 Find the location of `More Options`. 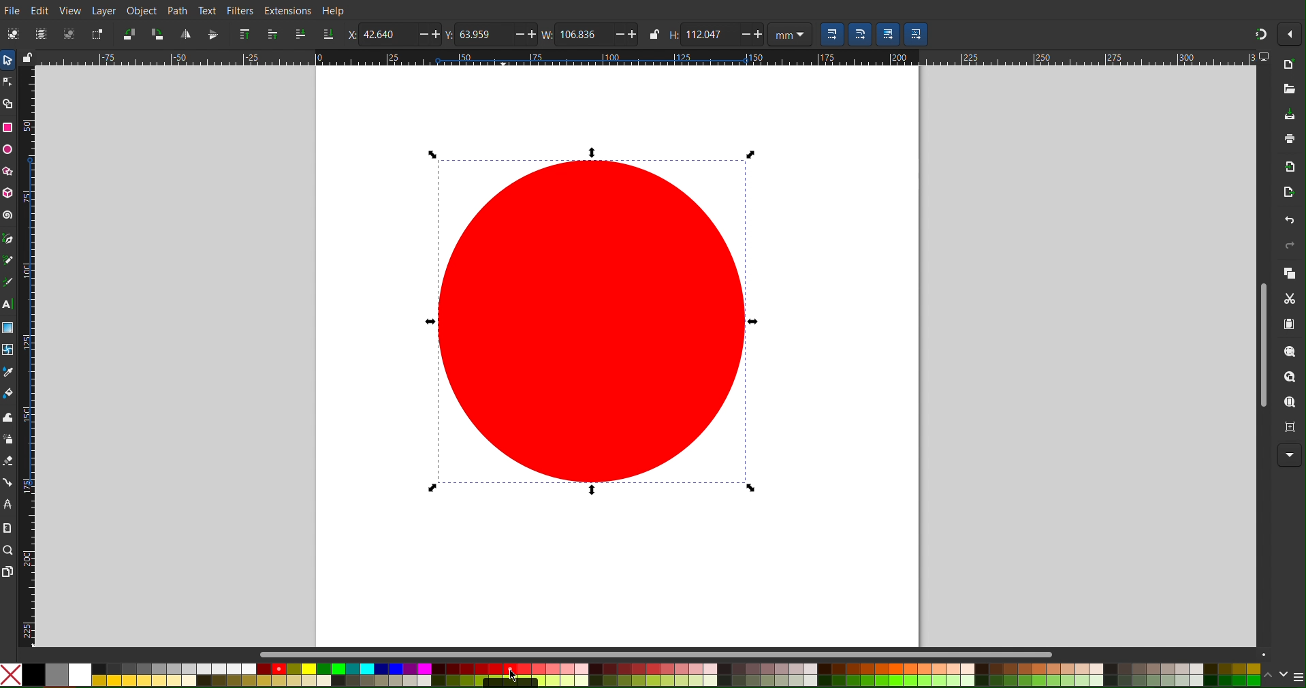

More Options is located at coordinates (1289, 456).